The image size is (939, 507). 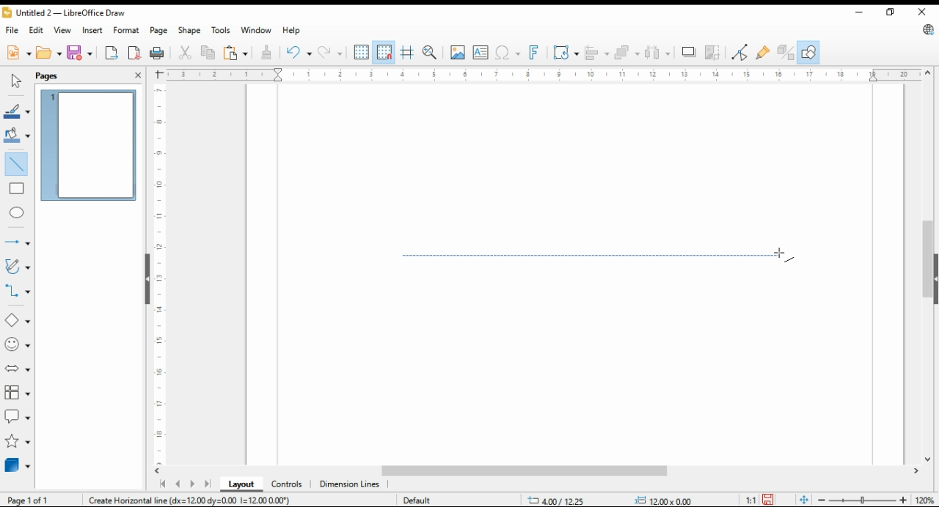 I want to click on mouse pointer, so click(x=784, y=256).